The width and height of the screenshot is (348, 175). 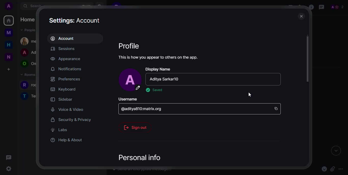 I want to click on info, so click(x=159, y=57).